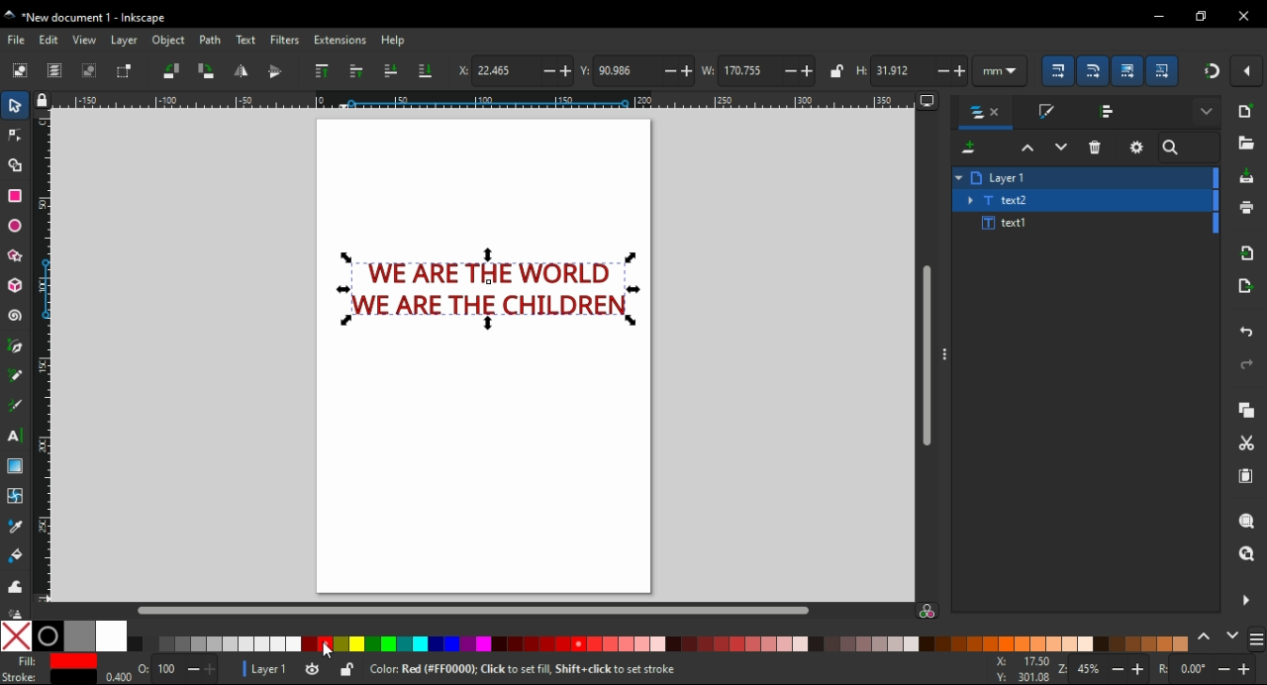 This screenshot has height=685, width=1267. I want to click on units, so click(1001, 70).